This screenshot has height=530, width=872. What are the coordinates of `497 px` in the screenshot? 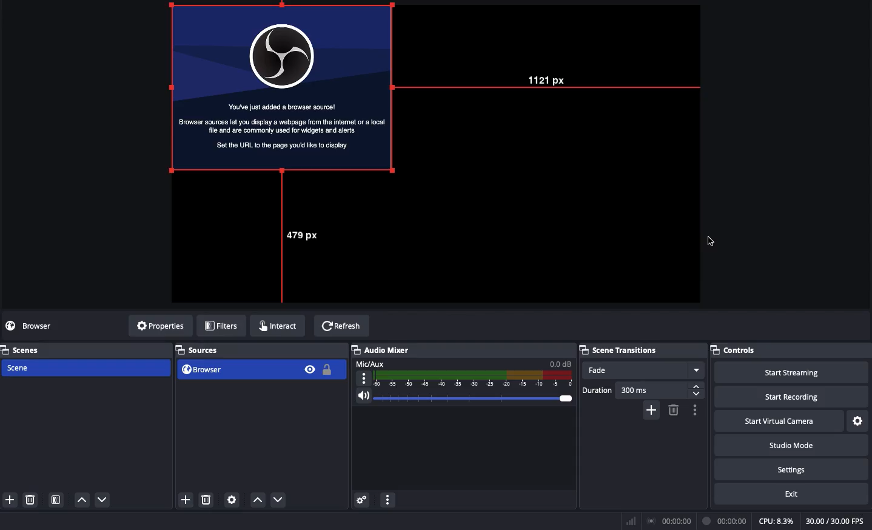 It's located at (297, 241).